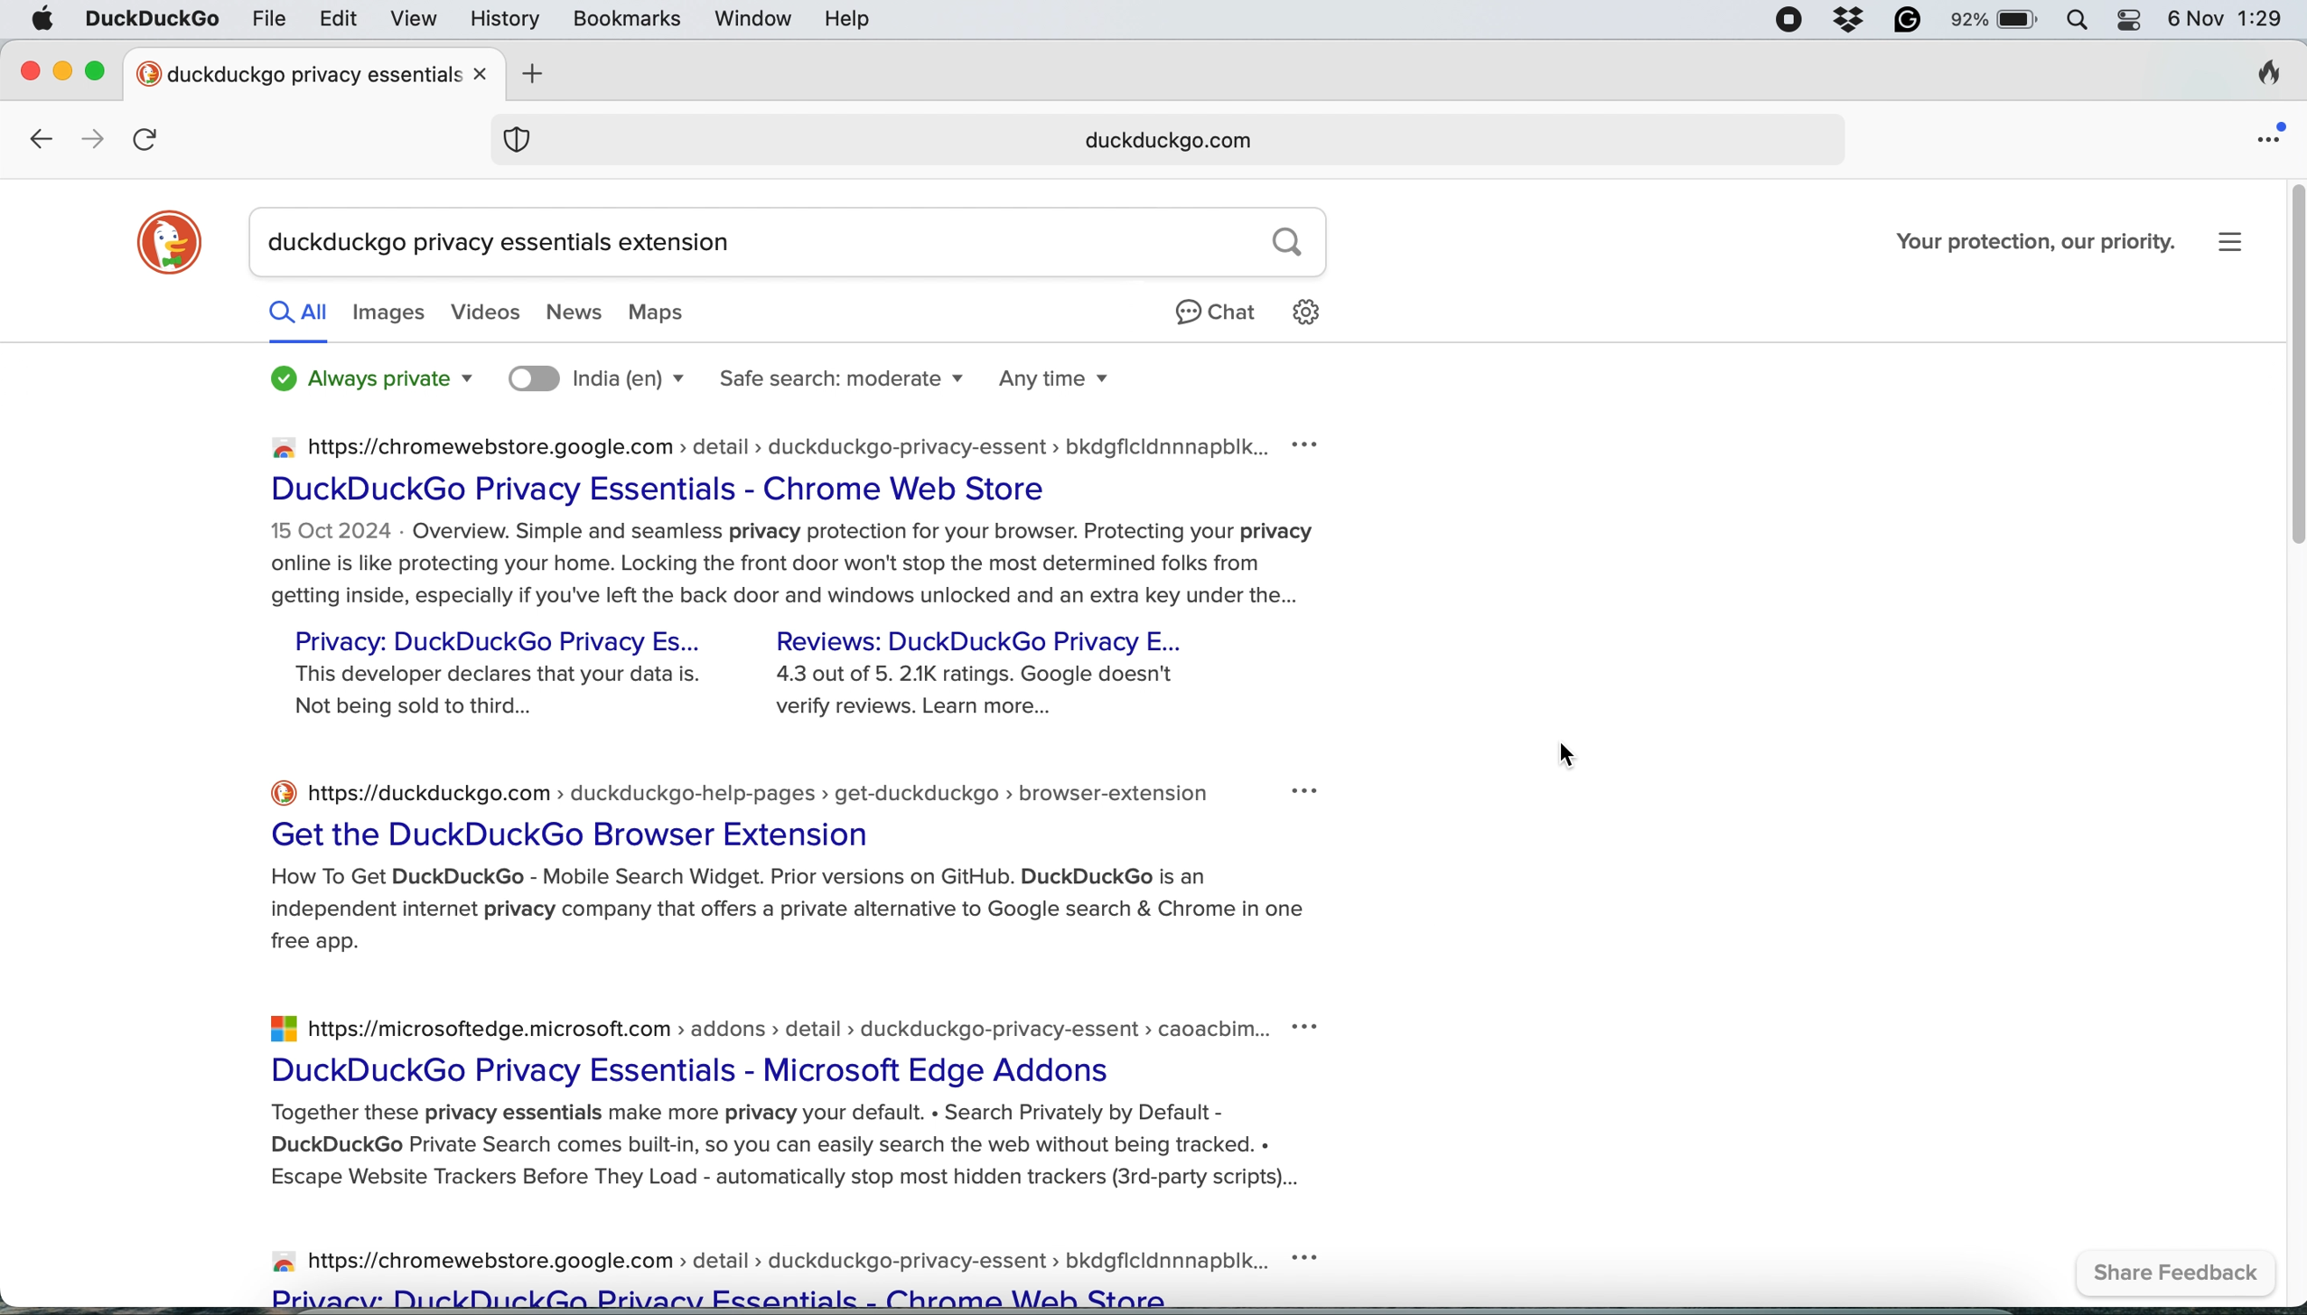 The width and height of the screenshot is (2307, 1315). Describe the element at coordinates (394, 313) in the screenshot. I see `images` at that location.